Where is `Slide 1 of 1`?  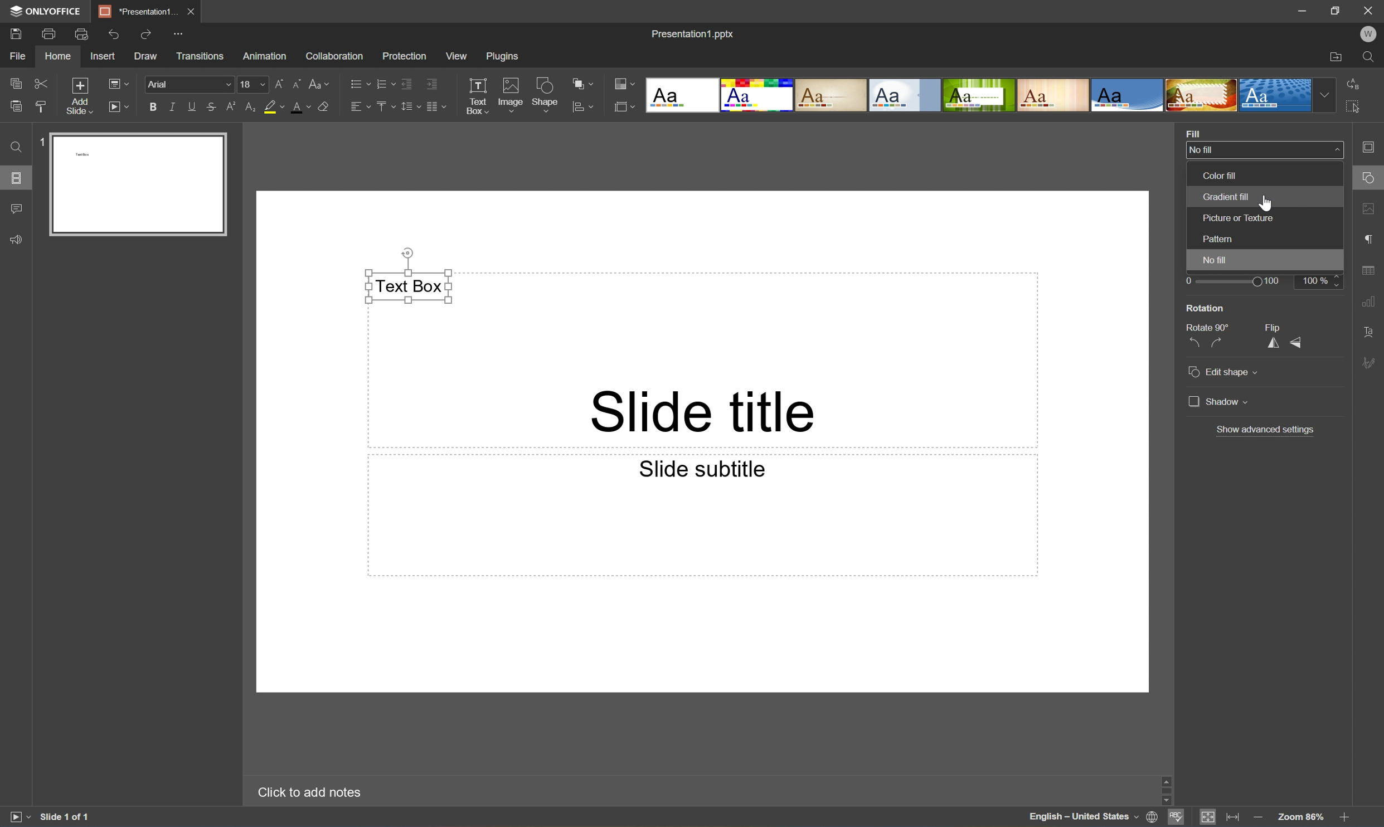
Slide 1 of 1 is located at coordinates (65, 815).